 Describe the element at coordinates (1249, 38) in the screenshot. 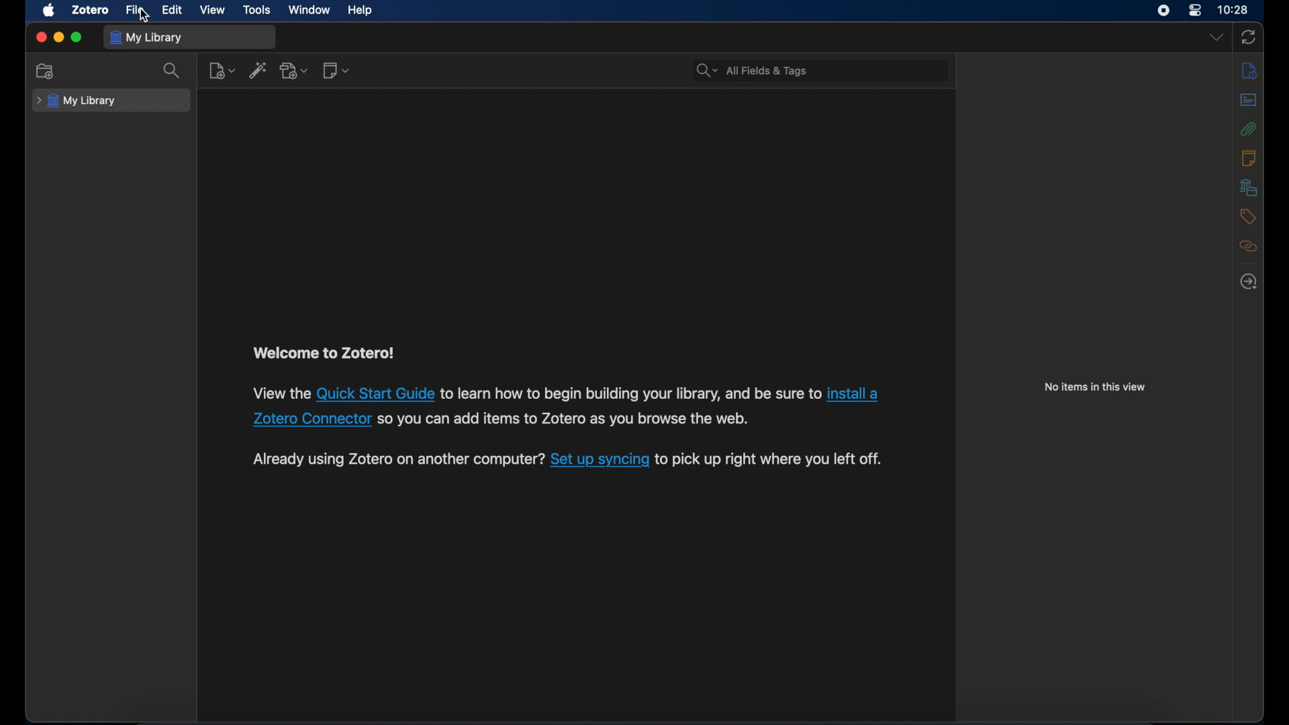

I see `sync` at that location.